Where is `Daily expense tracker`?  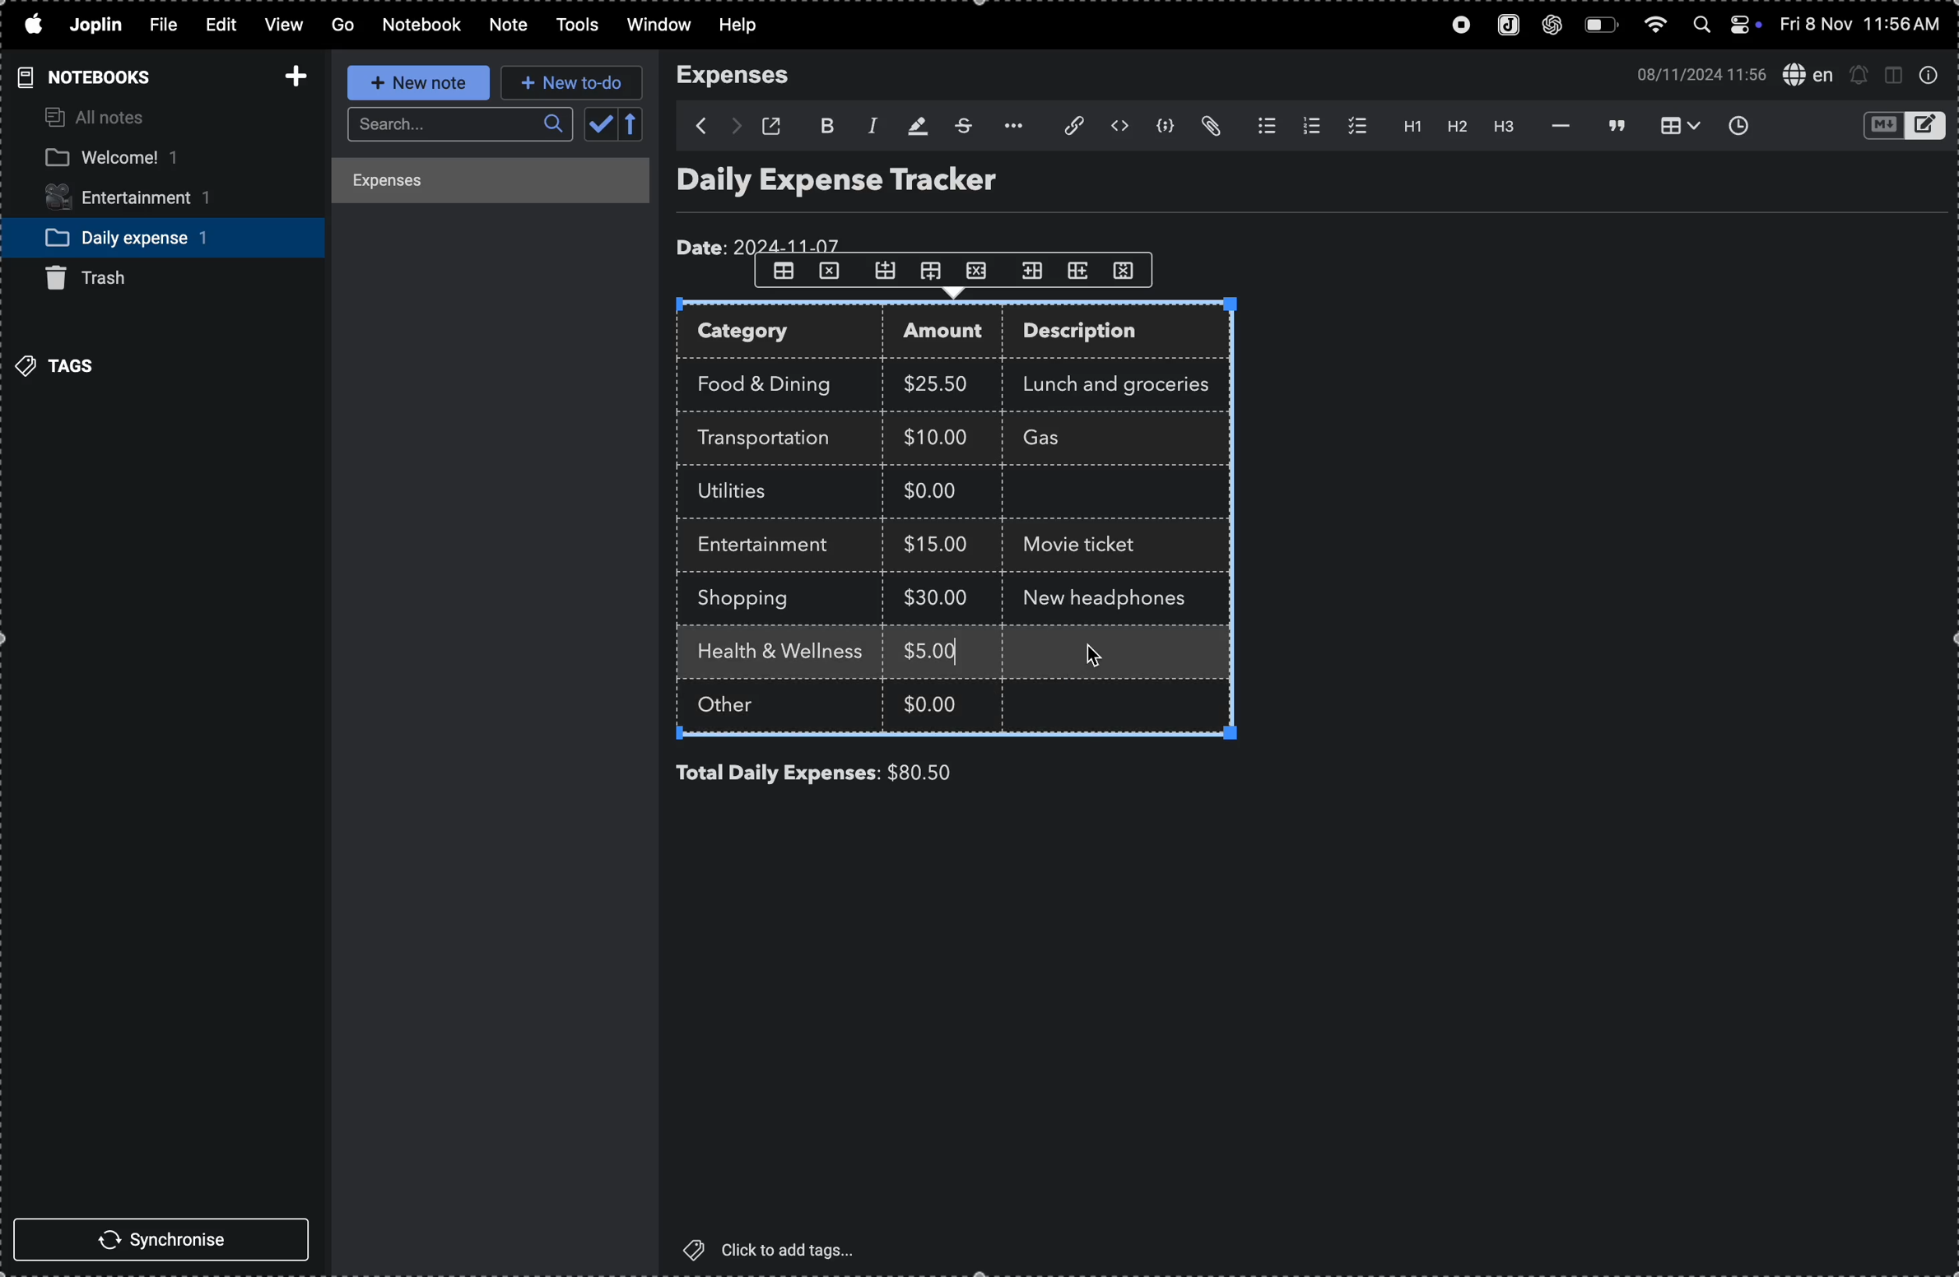 Daily expense tracker is located at coordinates (868, 184).